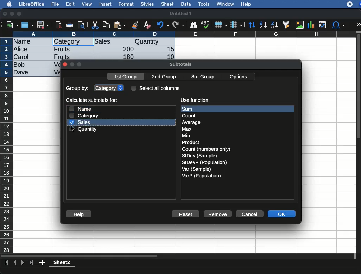  What do you see at coordinates (87, 4) in the screenshot?
I see `view` at bounding box center [87, 4].